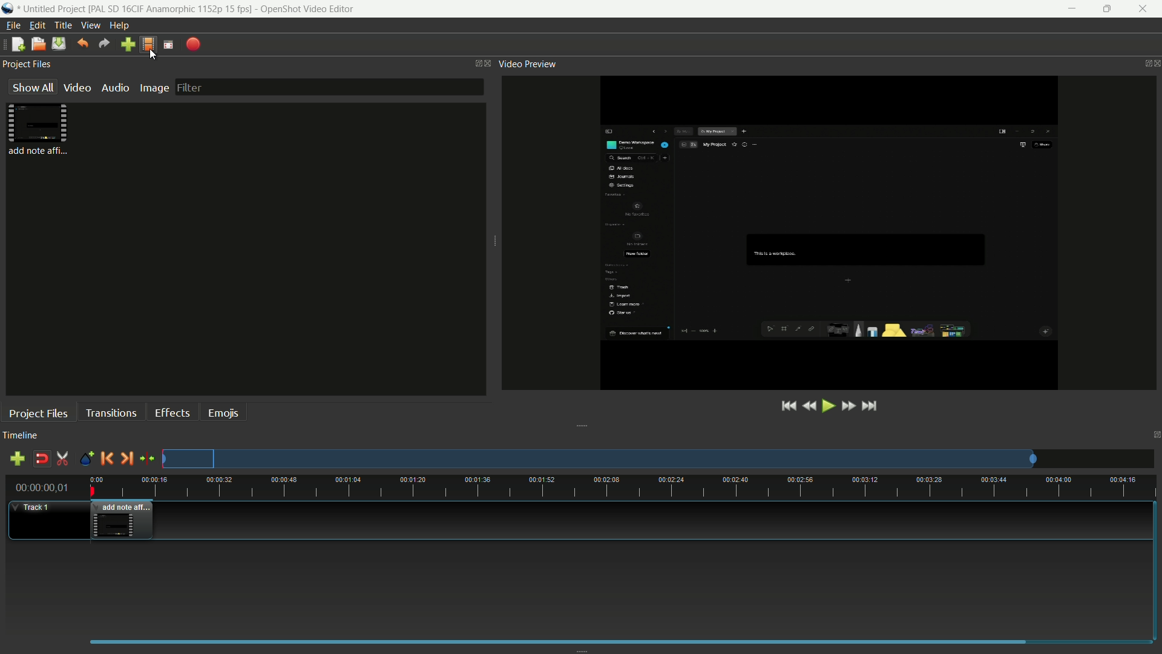  Describe the element at coordinates (153, 53) in the screenshot. I see `cursor` at that location.